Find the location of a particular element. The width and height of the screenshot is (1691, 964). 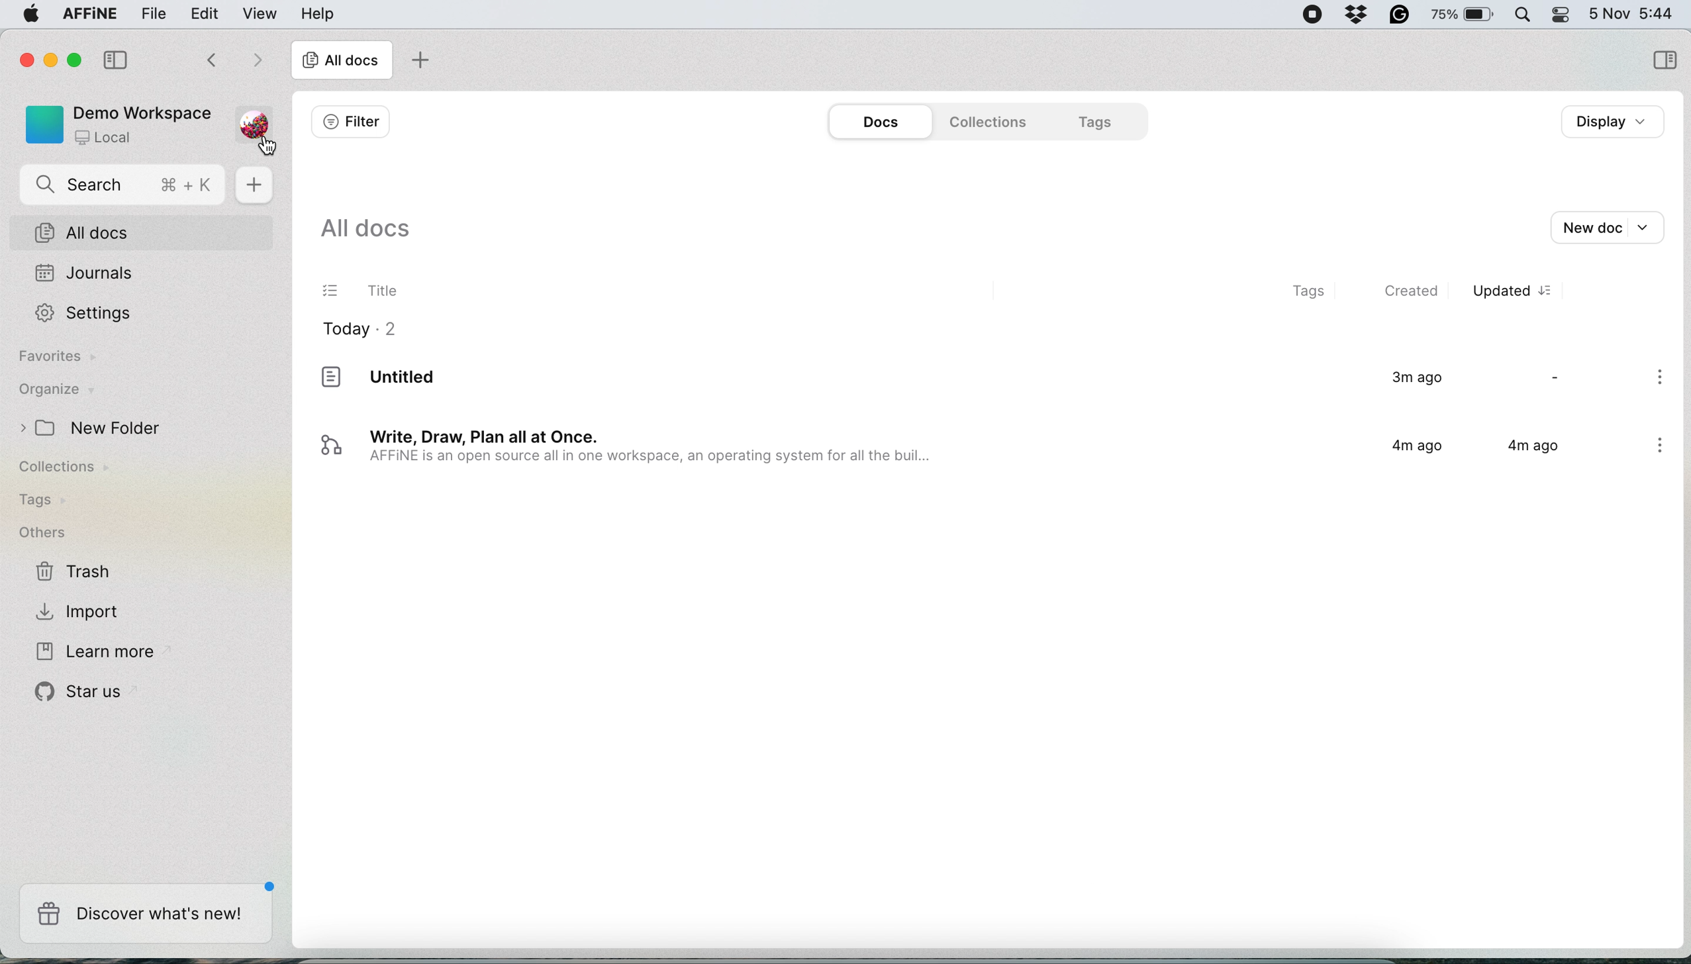

more options is located at coordinates (1663, 447).